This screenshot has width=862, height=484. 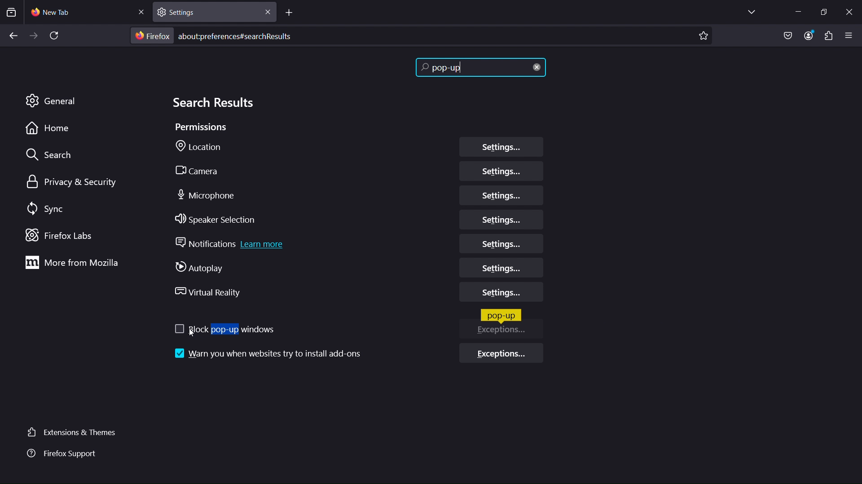 I want to click on Minimize, so click(x=796, y=12).